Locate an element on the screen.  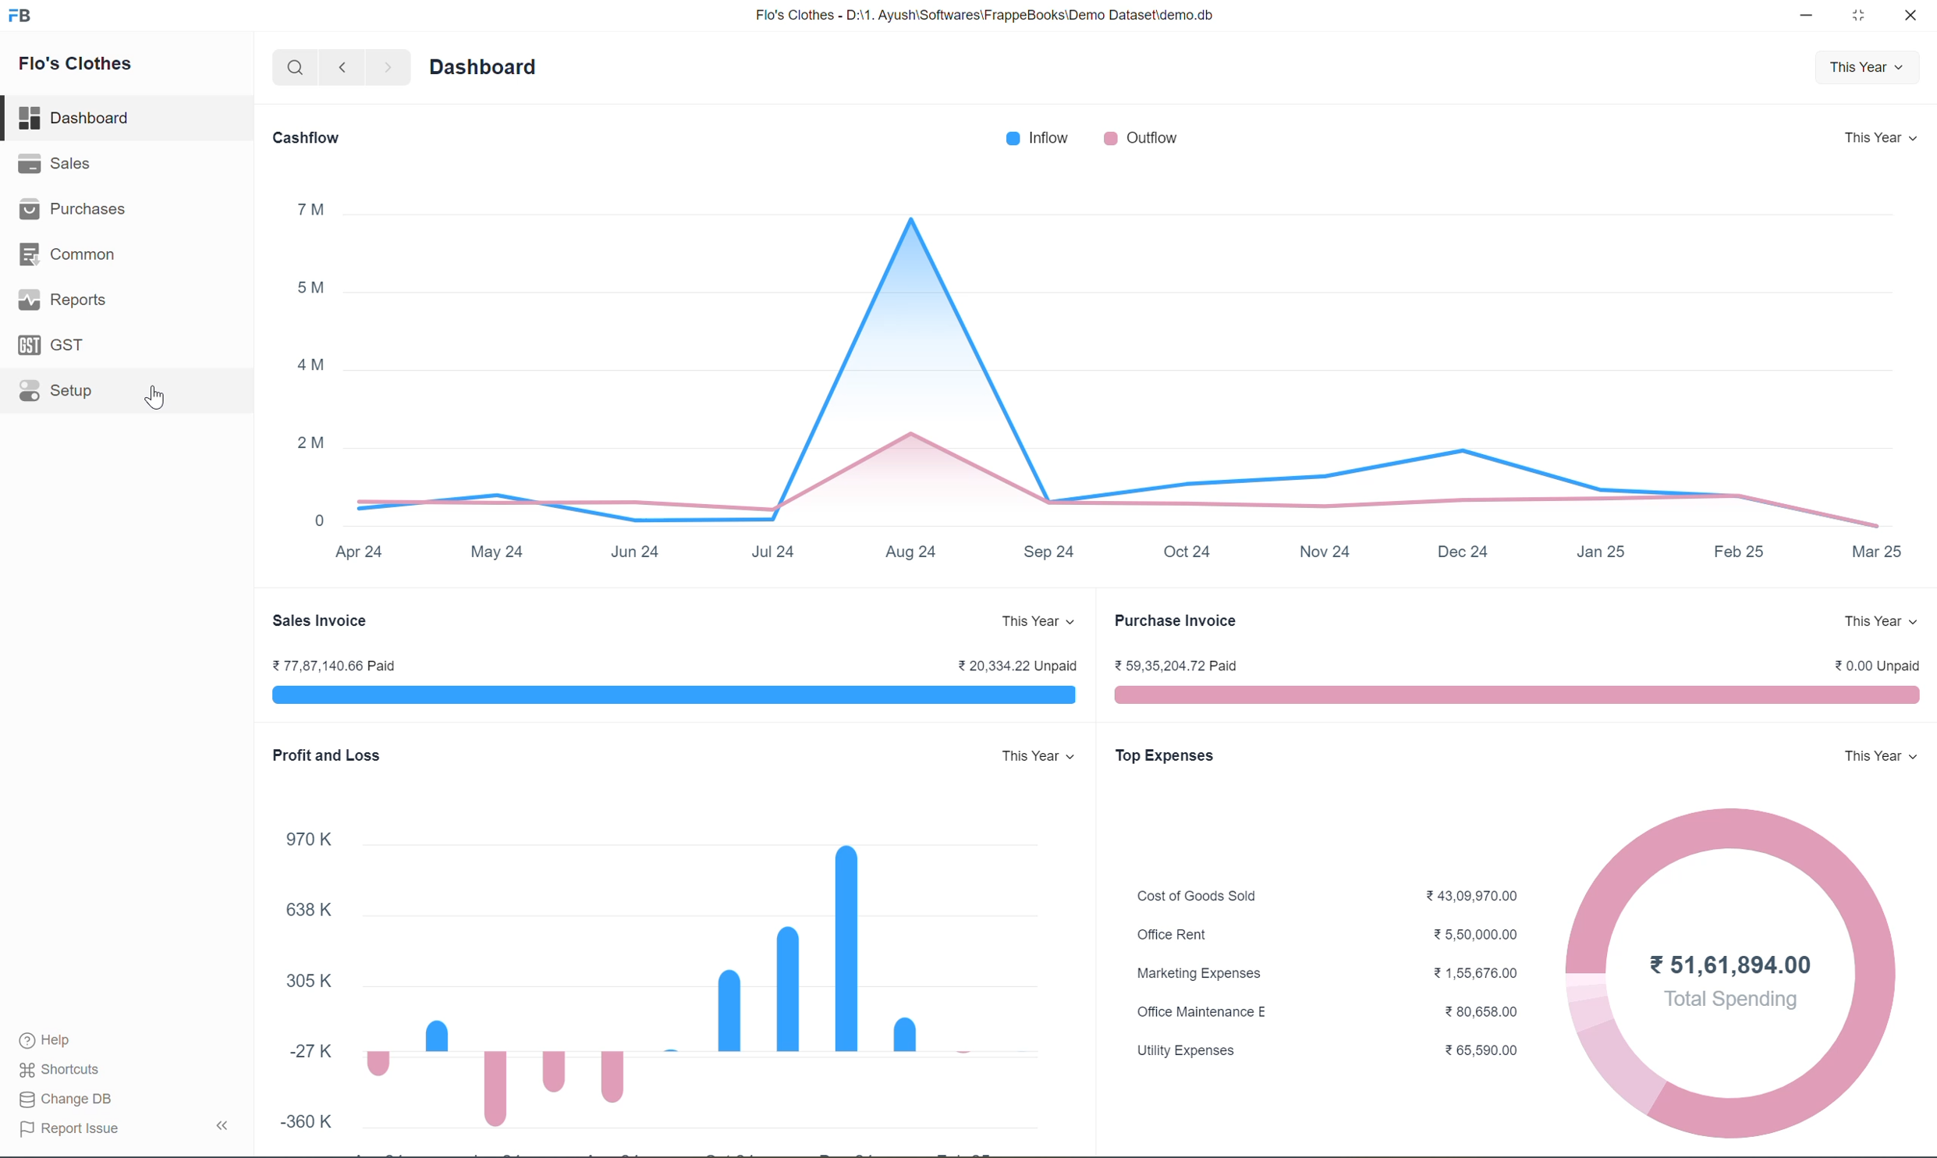
search is located at coordinates (297, 68).